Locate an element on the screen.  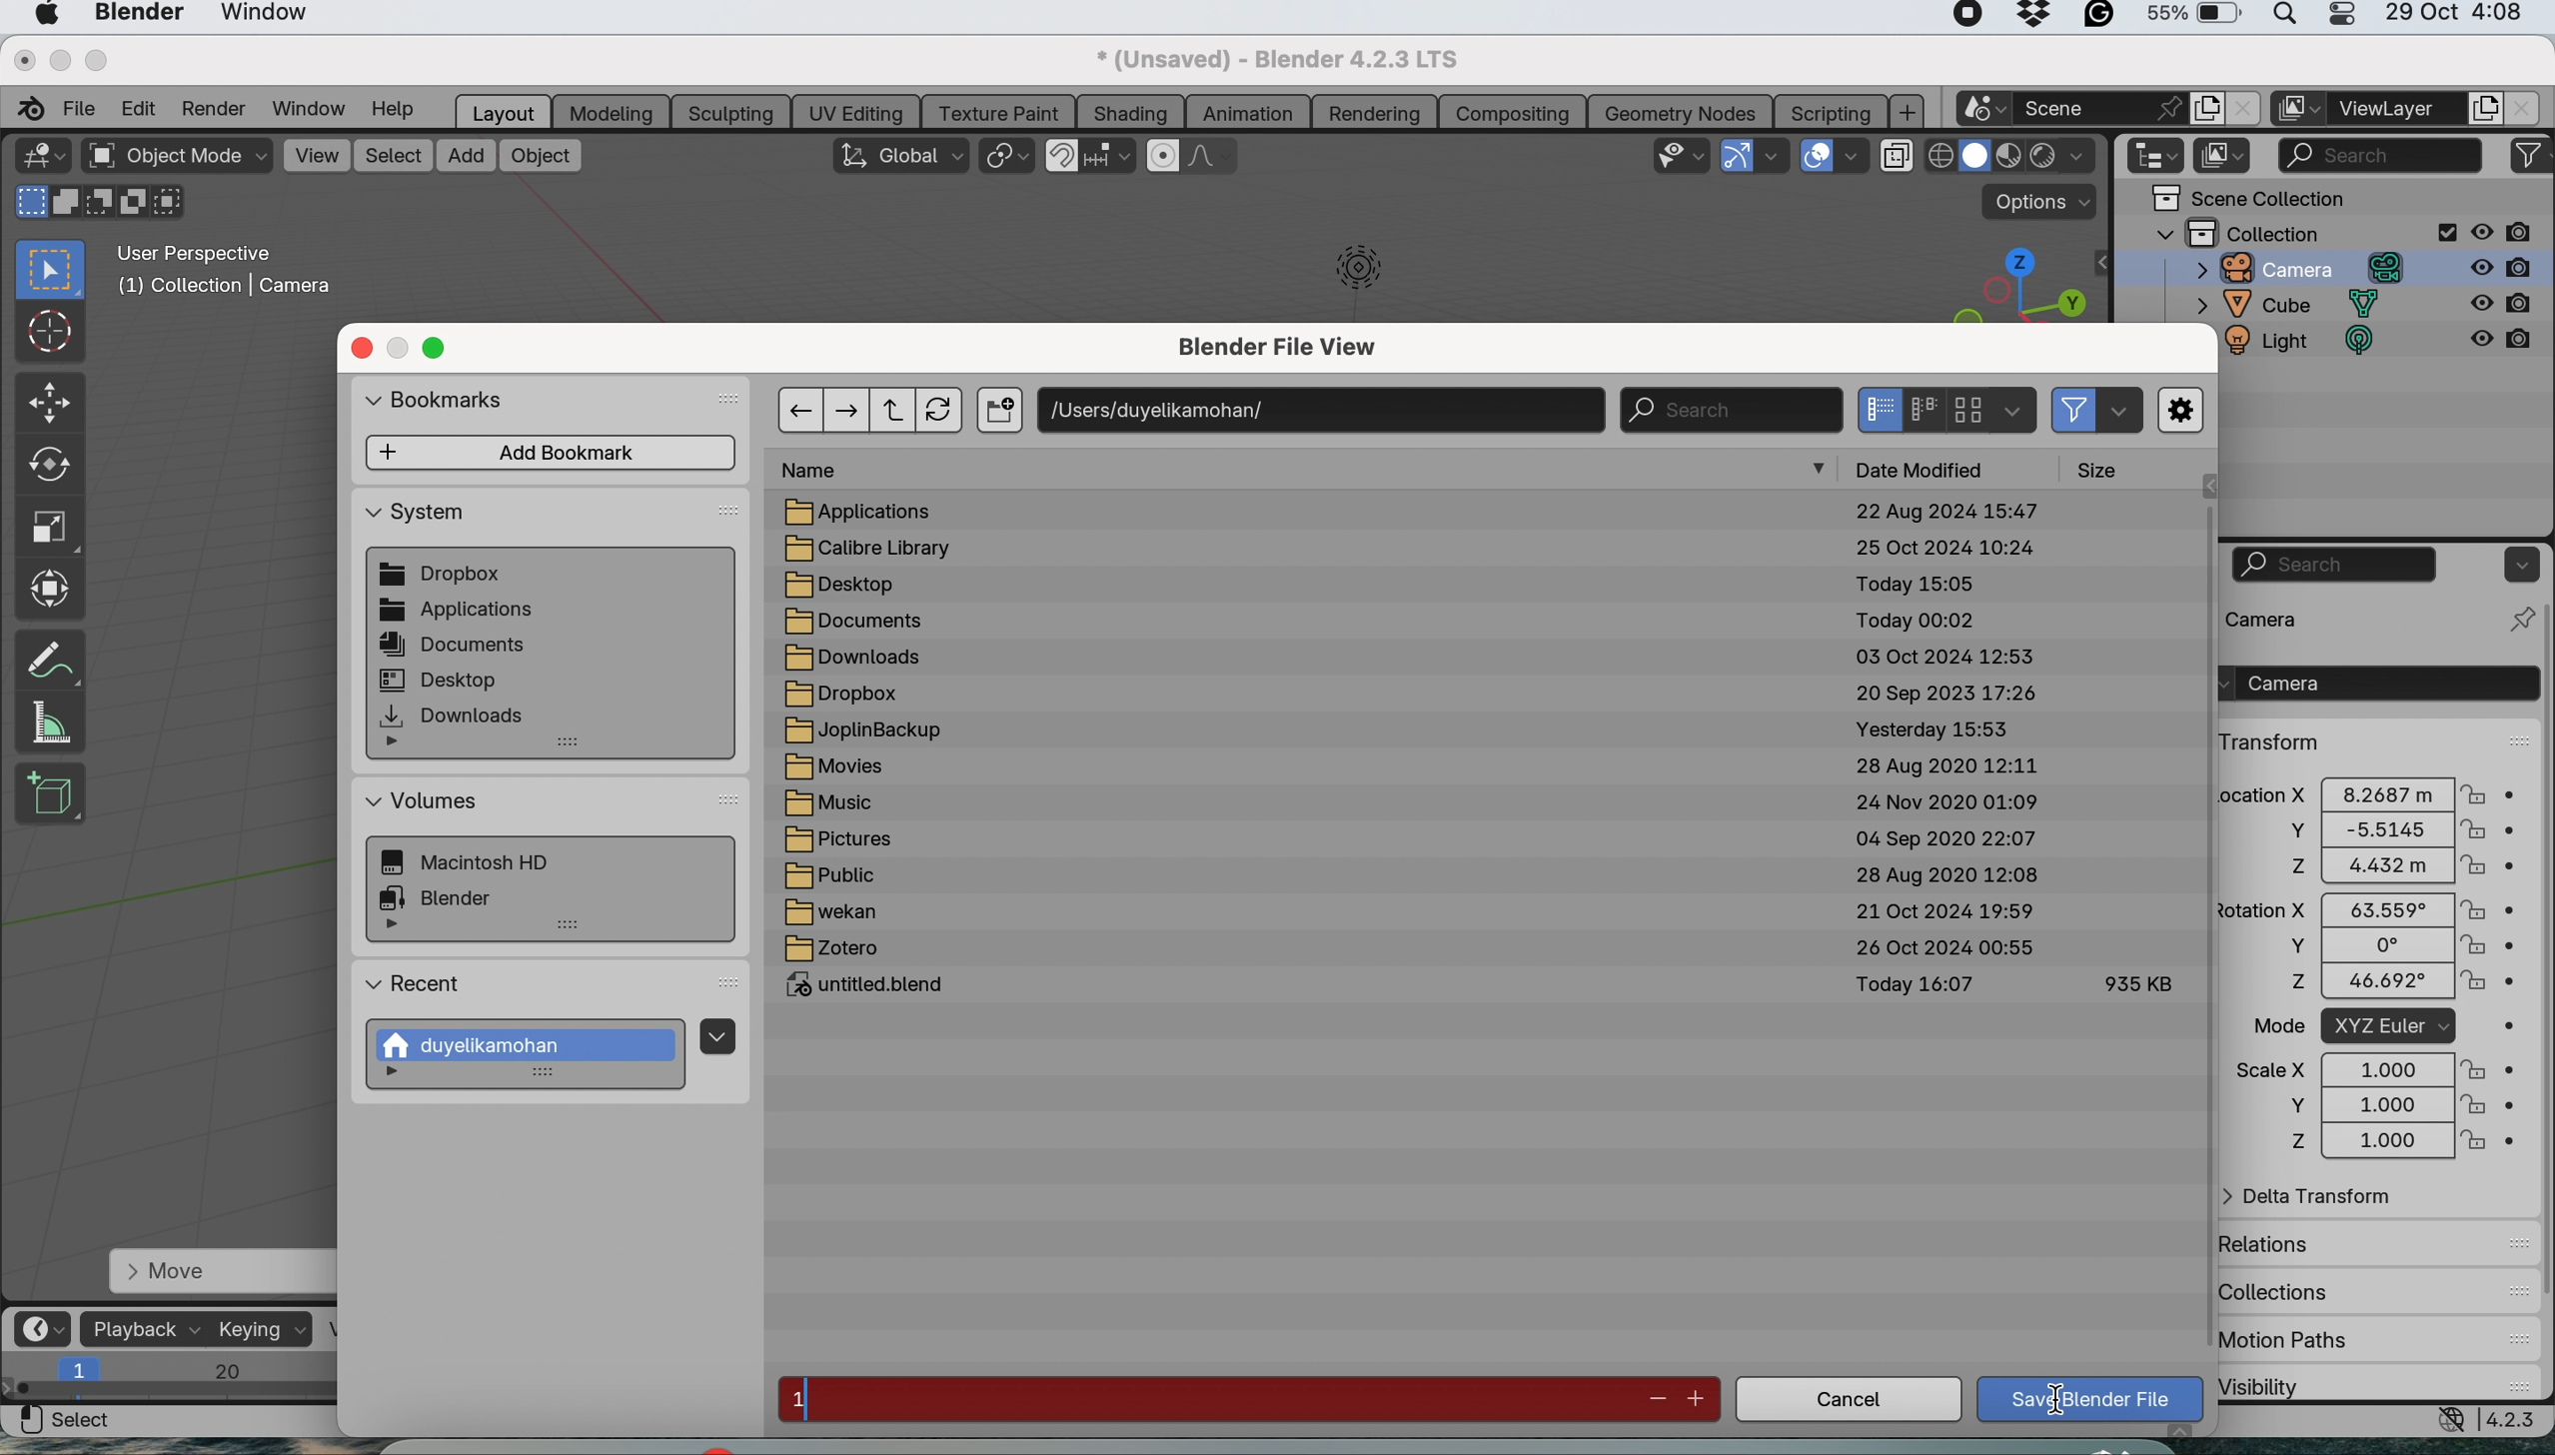
close is located at coordinates (2243, 109).